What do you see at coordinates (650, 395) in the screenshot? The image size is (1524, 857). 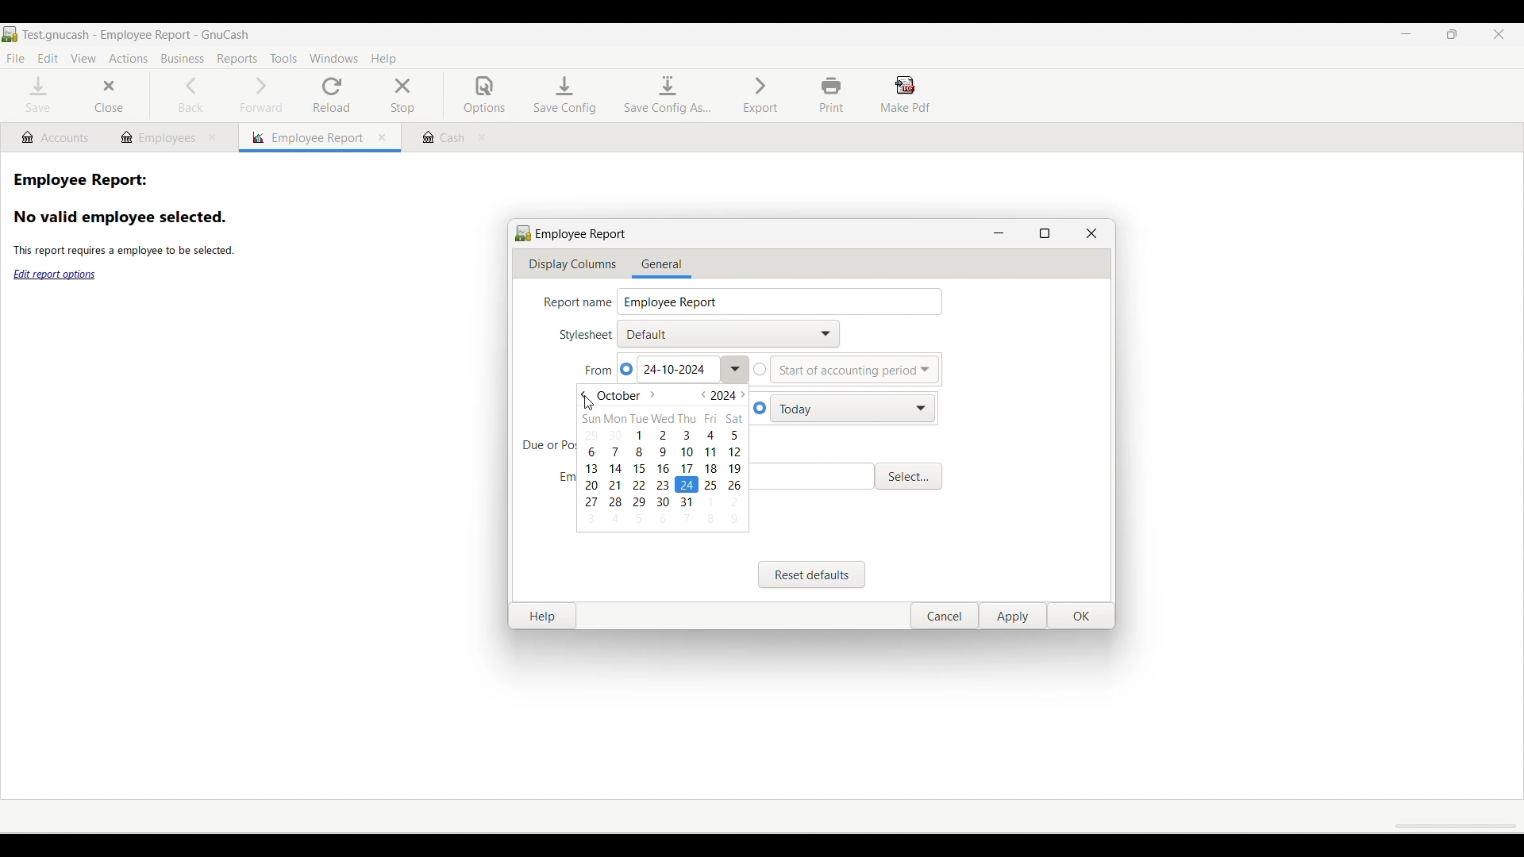 I see `Go to next month` at bounding box center [650, 395].